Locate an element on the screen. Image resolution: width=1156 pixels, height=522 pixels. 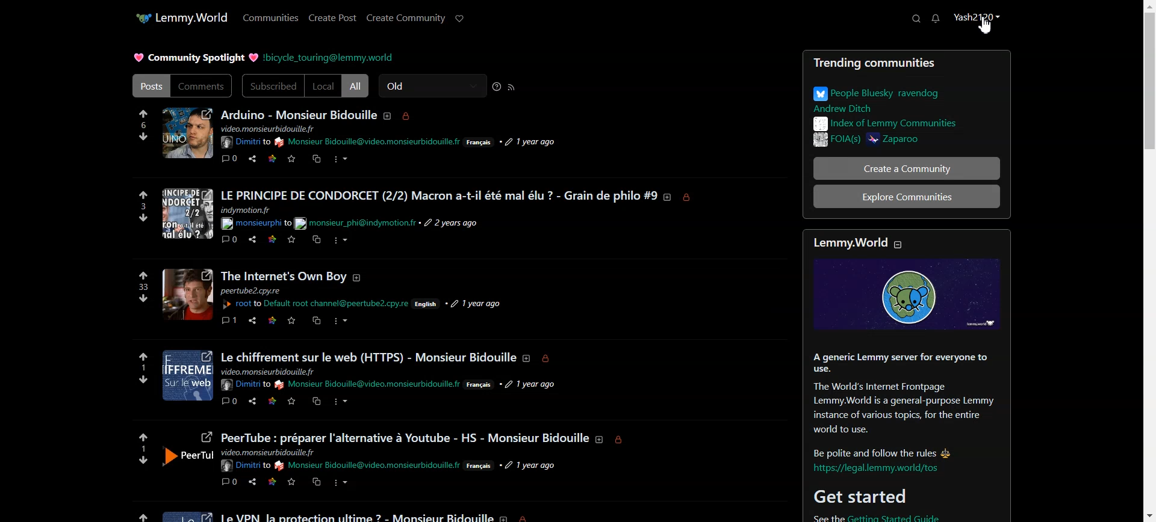
 is located at coordinates (244, 384).